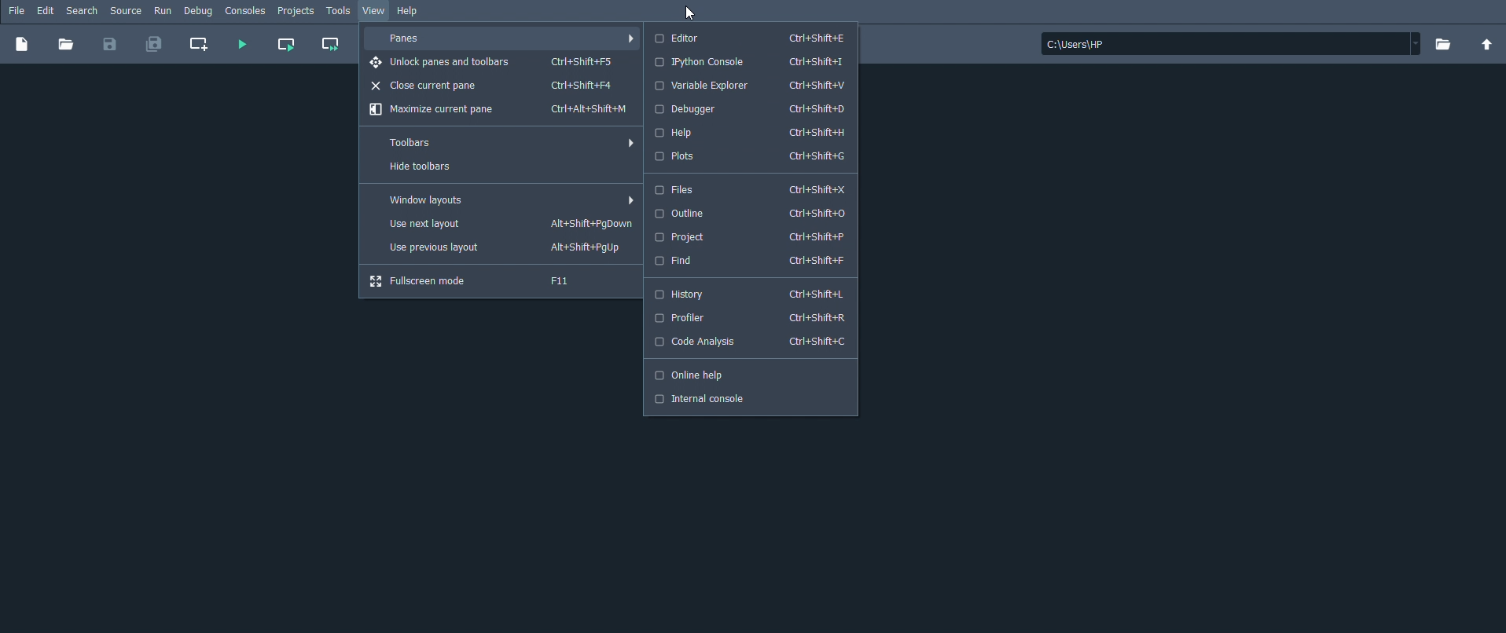  Describe the element at coordinates (155, 46) in the screenshot. I see `Save all files` at that location.